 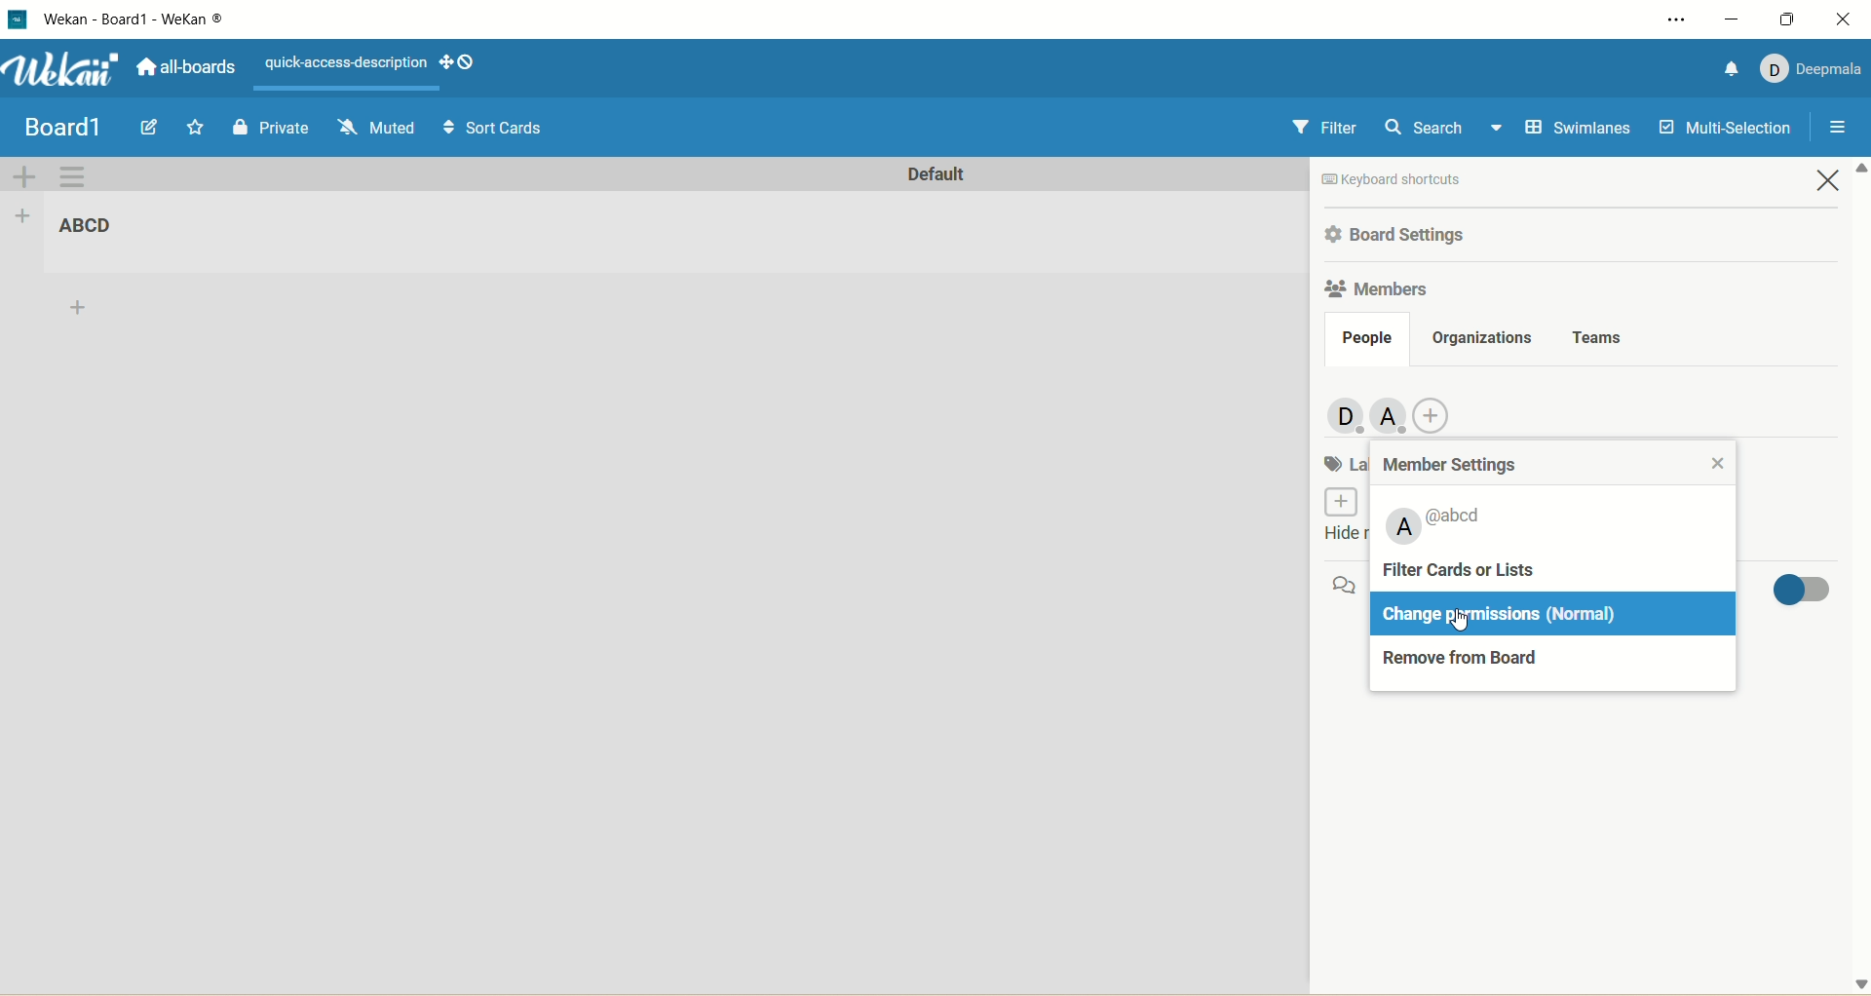 What do you see at coordinates (1785, 19) in the screenshot?
I see `maximize` at bounding box center [1785, 19].